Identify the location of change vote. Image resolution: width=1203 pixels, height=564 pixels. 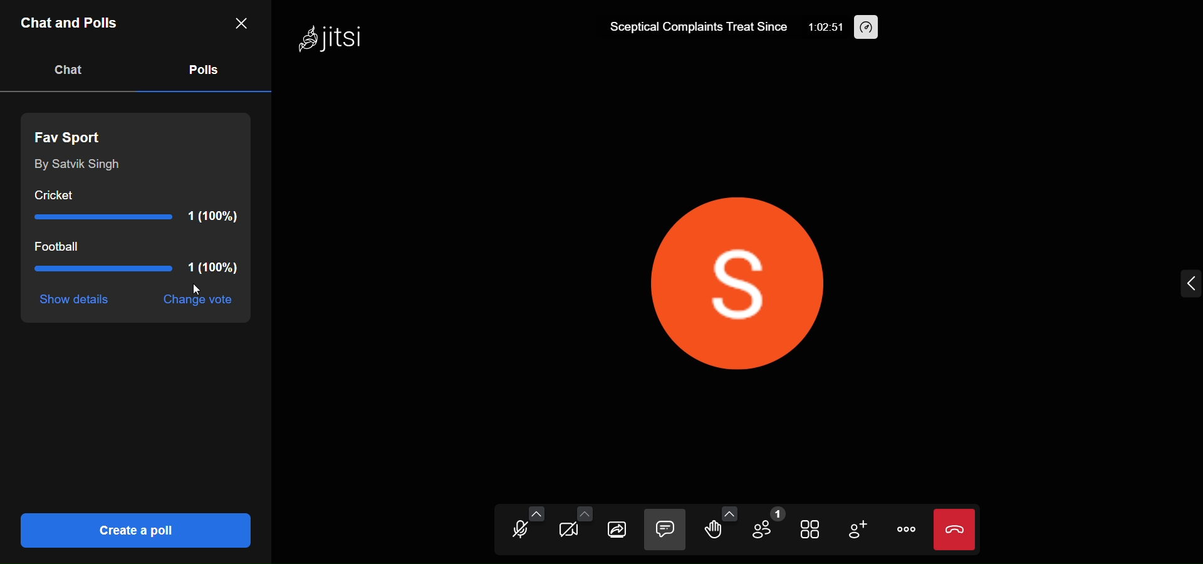
(195, 301).